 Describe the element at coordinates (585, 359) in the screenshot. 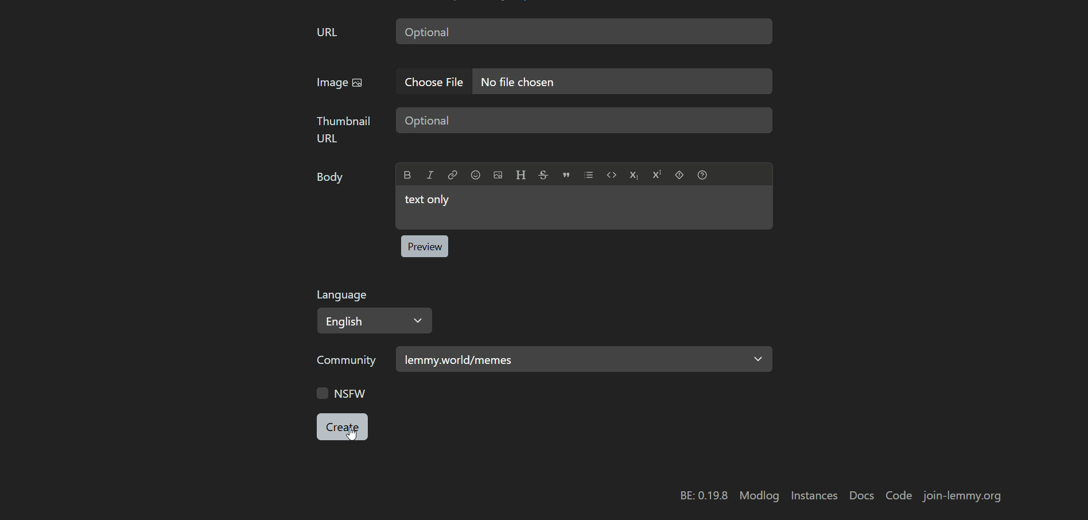

I see `category selected` at that location.